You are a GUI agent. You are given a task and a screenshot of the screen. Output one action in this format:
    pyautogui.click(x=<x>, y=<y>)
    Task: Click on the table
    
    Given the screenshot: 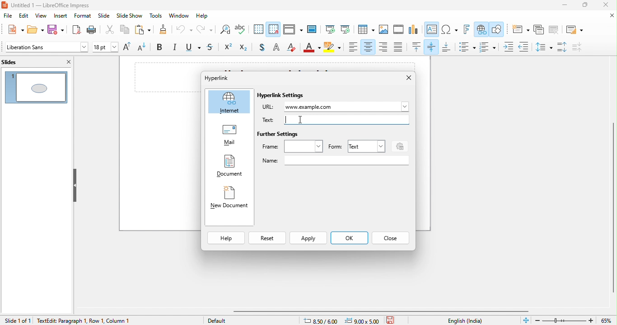 What is the action you would take?
    pyautogui.click(x=366, y=30)
    